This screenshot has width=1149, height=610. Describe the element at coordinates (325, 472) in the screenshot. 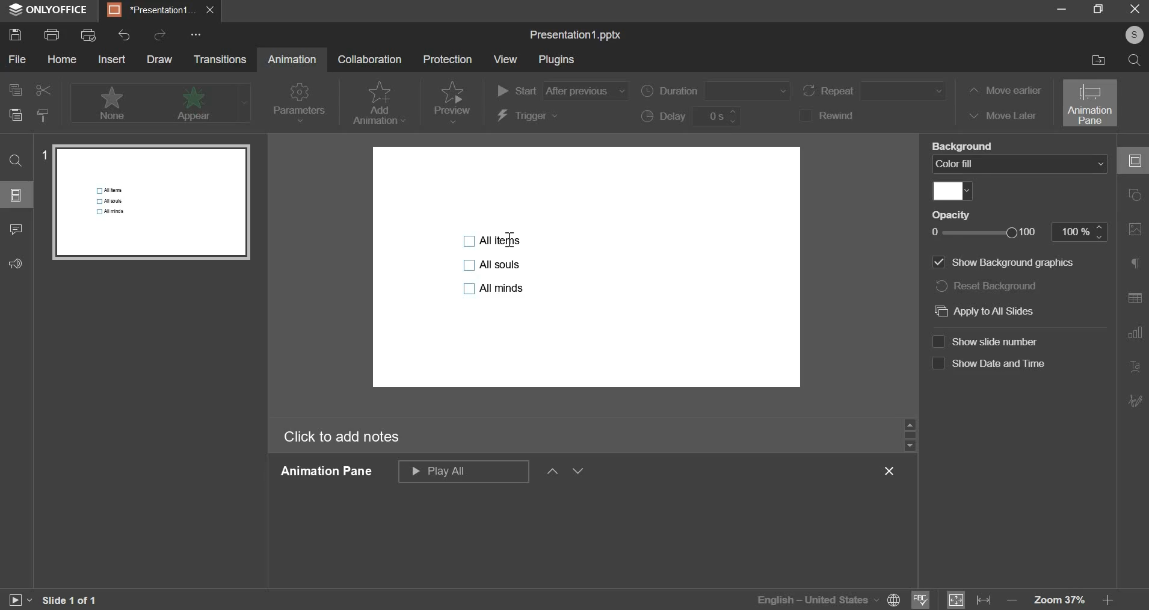

I see `animation pane` at that location.